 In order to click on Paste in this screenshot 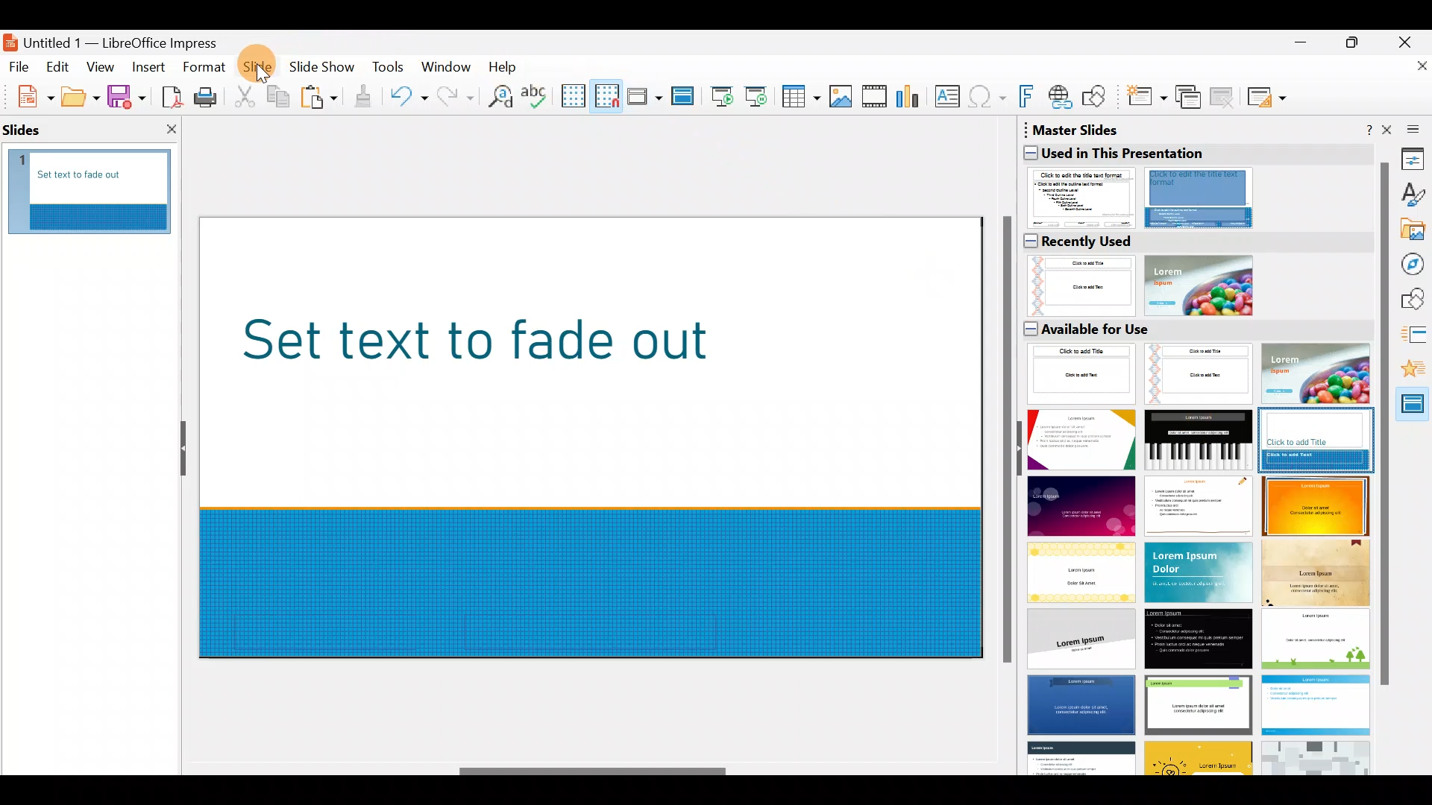, I will do `click(321, 99)`.